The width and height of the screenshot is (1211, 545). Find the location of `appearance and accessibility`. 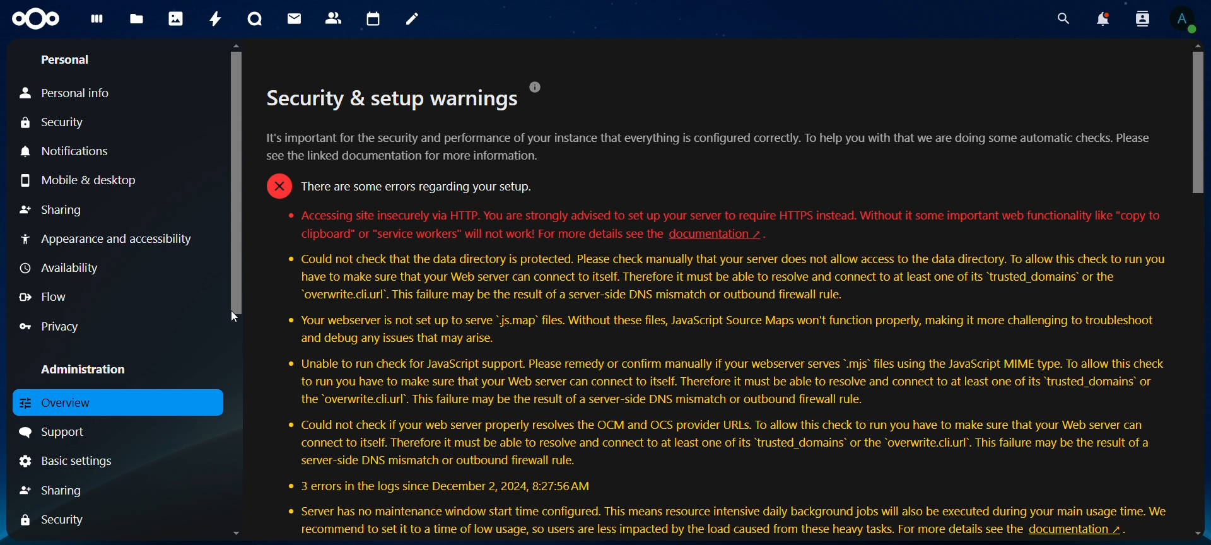

appearance and accessibility is located at coordinates (105, 238).